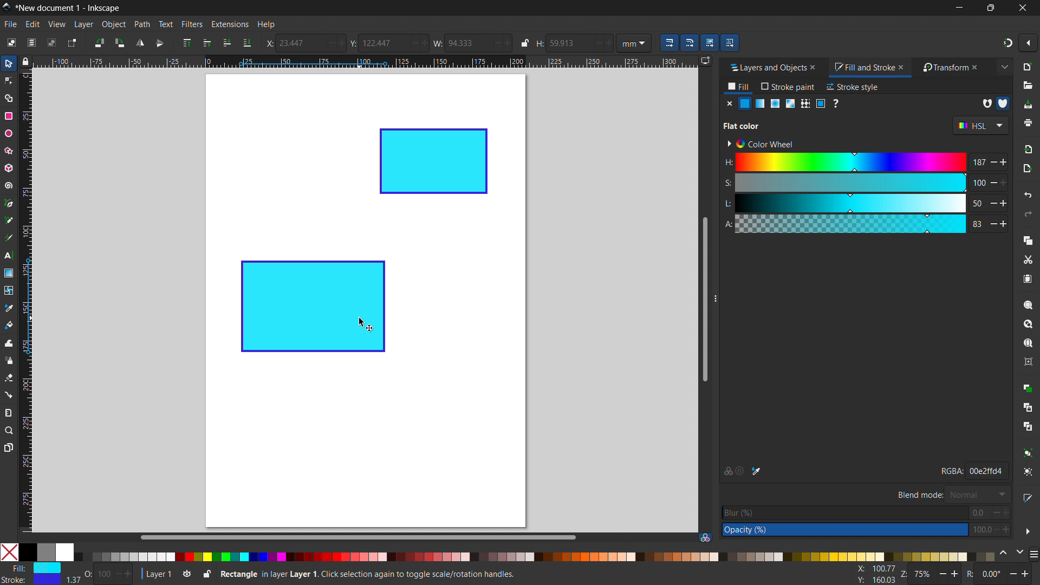 The image size is (1040, 585). Describe the element at coordinates (356, 537) in the screenshot. I see `horizontal scrollbar` at that location.